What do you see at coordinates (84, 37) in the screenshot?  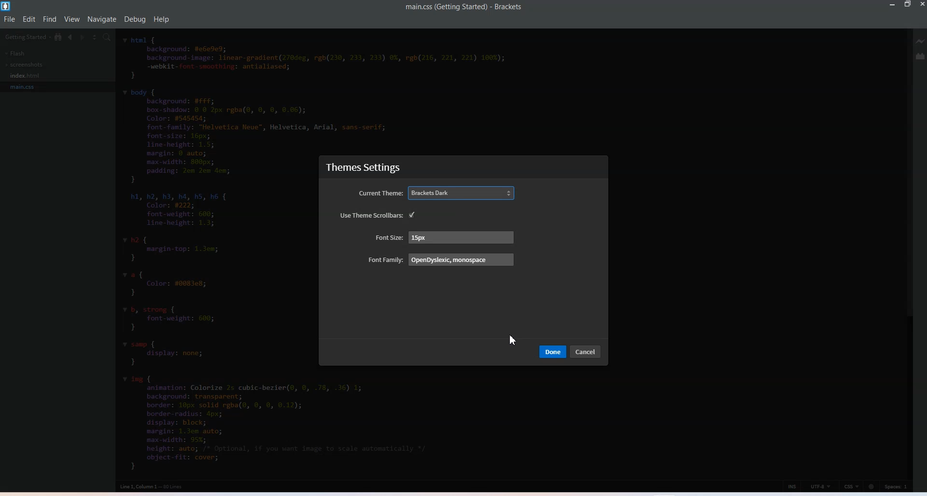 I see `Navigate Forward` at bounding box center [84, 37].